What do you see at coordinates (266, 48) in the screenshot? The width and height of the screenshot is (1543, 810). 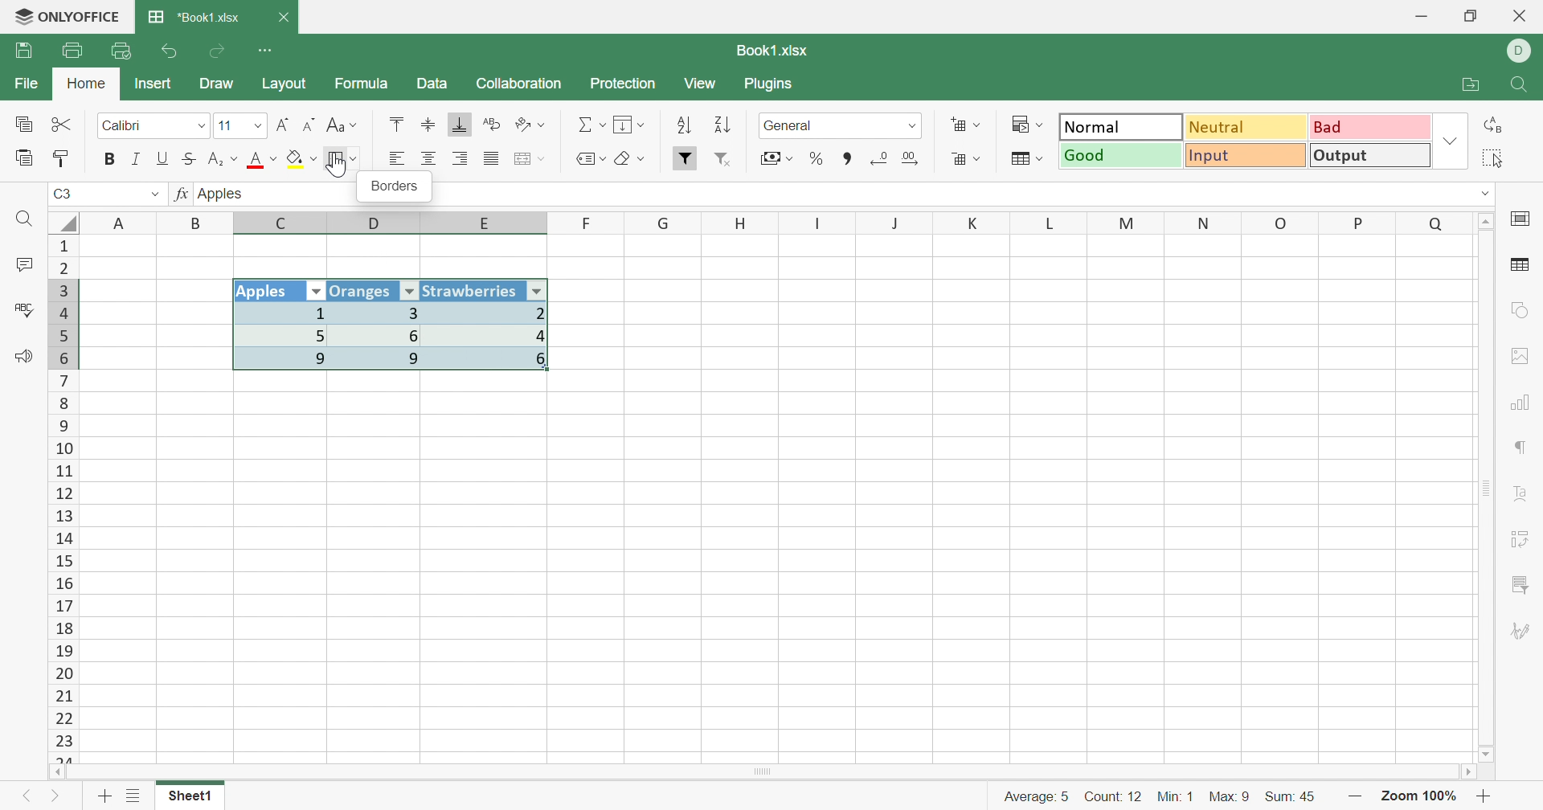 I see `Customize quick access toolbar` at bounding box center [266, 48].